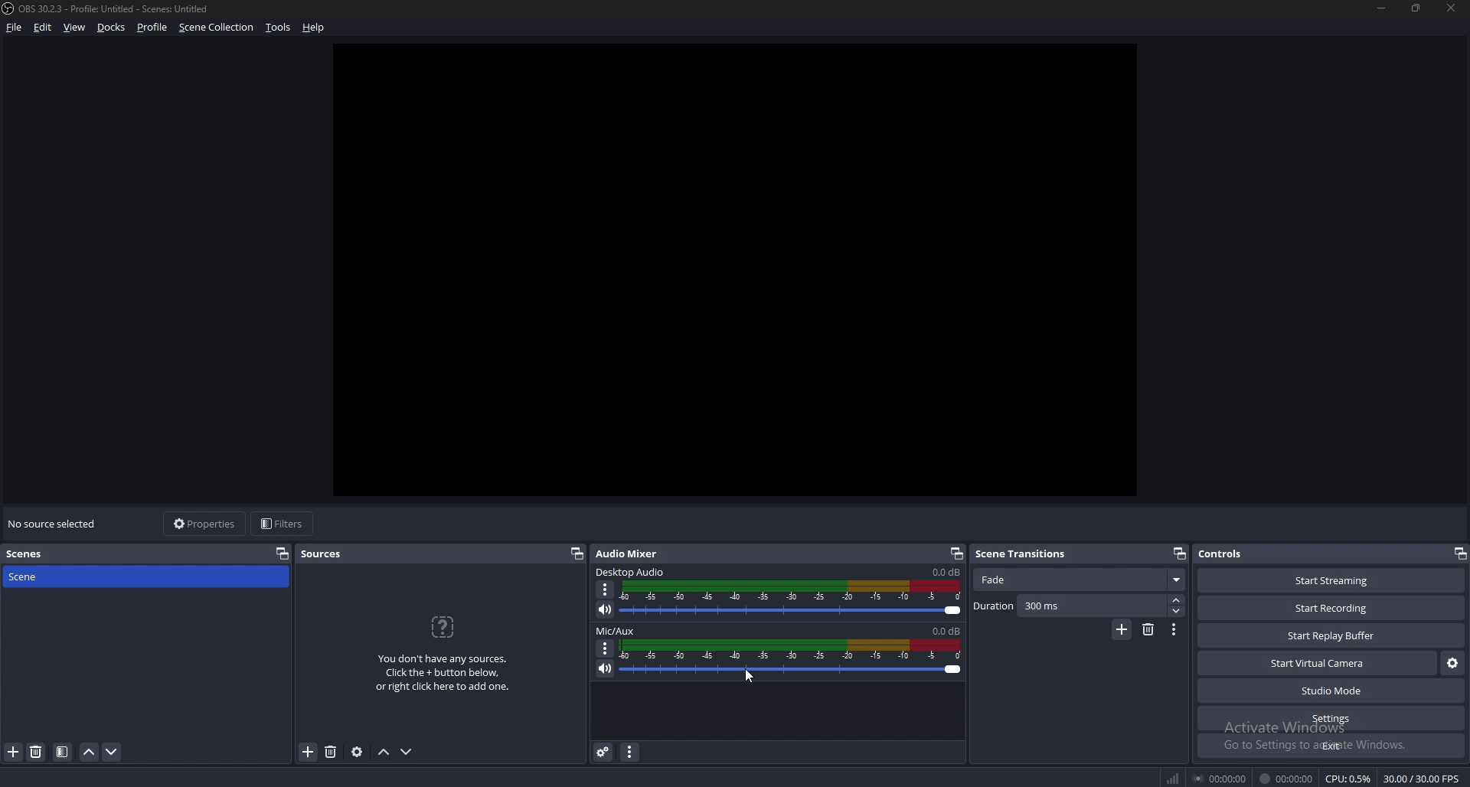 Image resolution: width=1470 pixels, height=787 pixels. Describe the element at coordinates (1457, 554) in the screenshot. I see `pop out` at that location.